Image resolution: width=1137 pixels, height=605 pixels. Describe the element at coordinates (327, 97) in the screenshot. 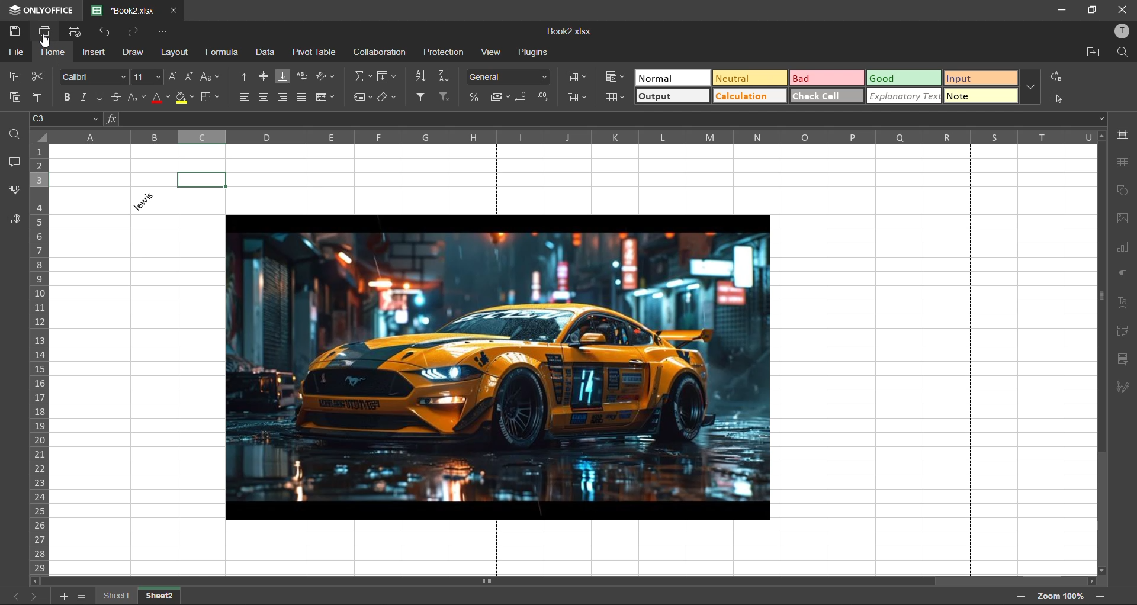

I see `merge and center` at that location.